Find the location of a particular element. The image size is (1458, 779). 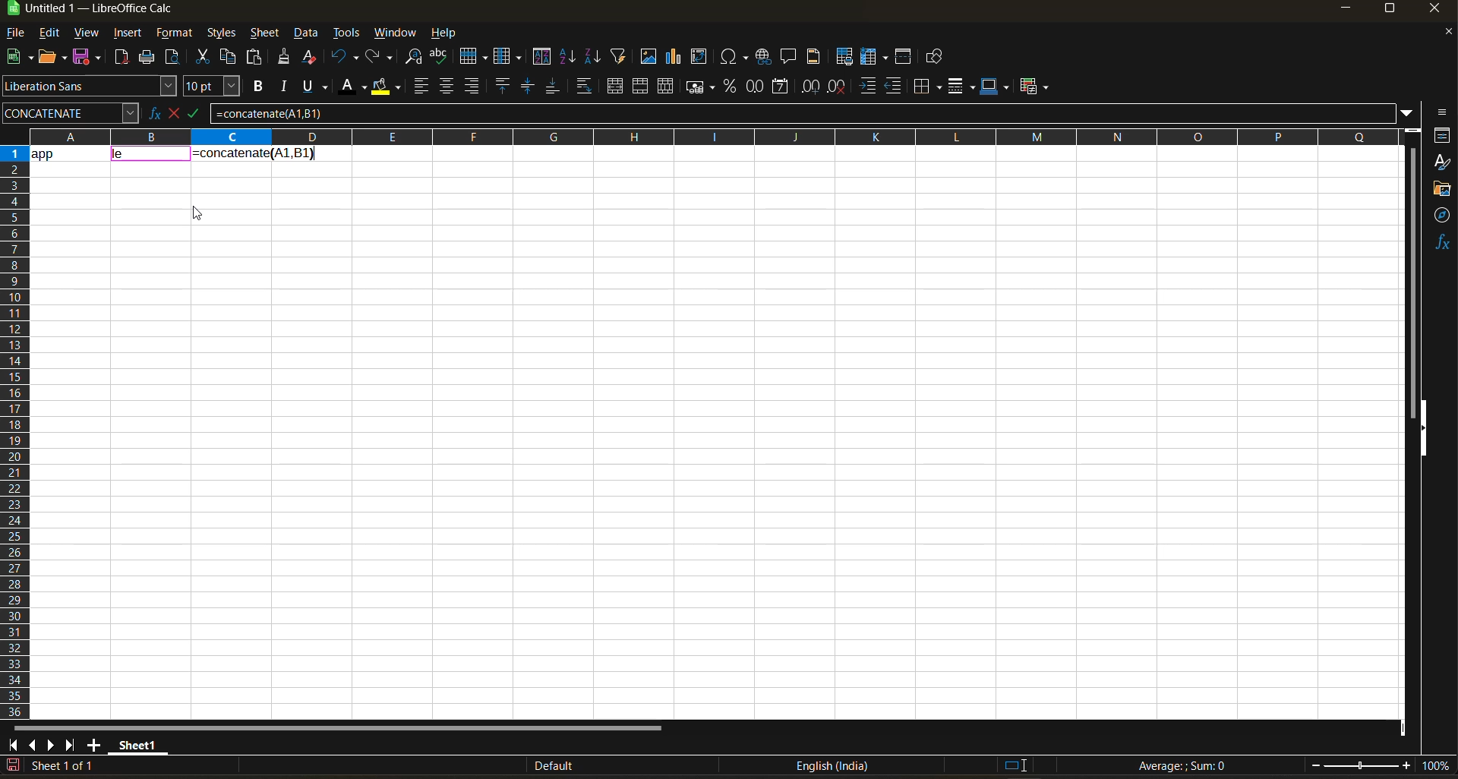

align bottom is located at coordinates (554, 86).